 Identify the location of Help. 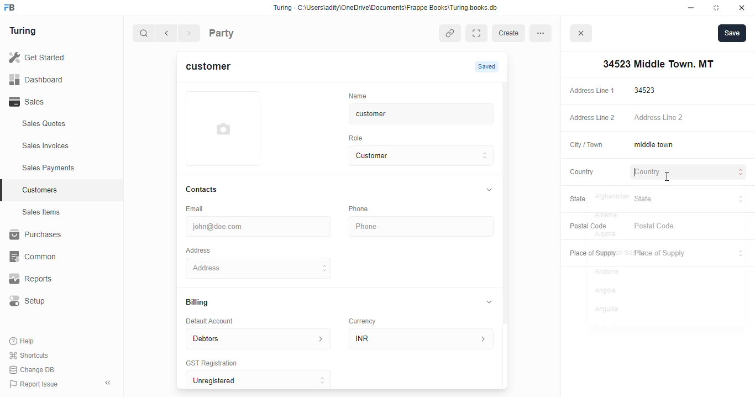
(23, 342).